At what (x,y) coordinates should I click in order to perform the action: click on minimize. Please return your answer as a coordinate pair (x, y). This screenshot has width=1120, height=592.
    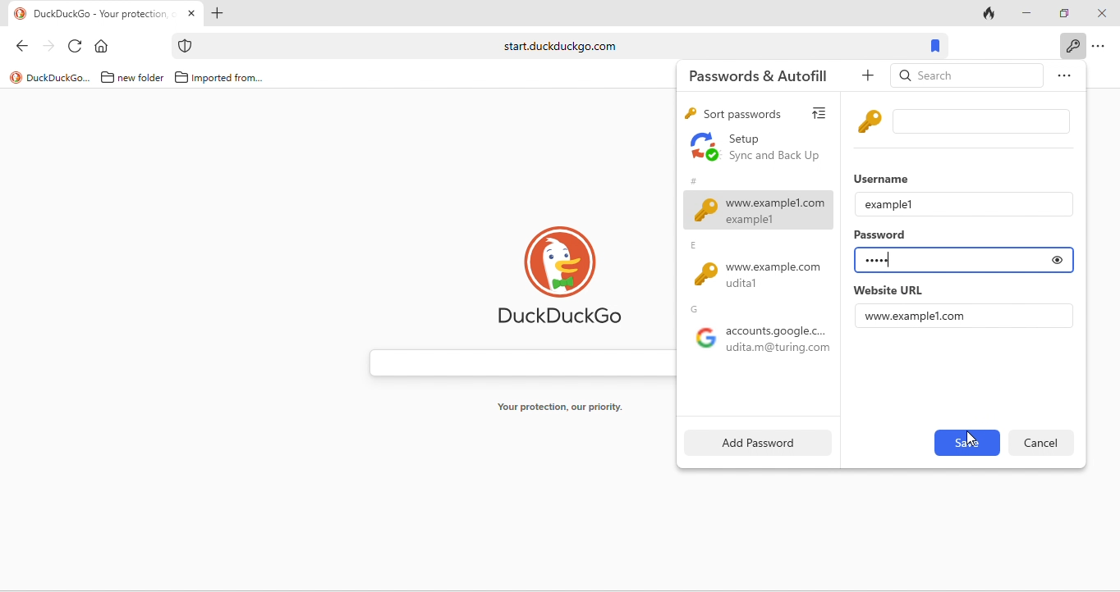
    Looking at the image, I should click on (1024, 11).